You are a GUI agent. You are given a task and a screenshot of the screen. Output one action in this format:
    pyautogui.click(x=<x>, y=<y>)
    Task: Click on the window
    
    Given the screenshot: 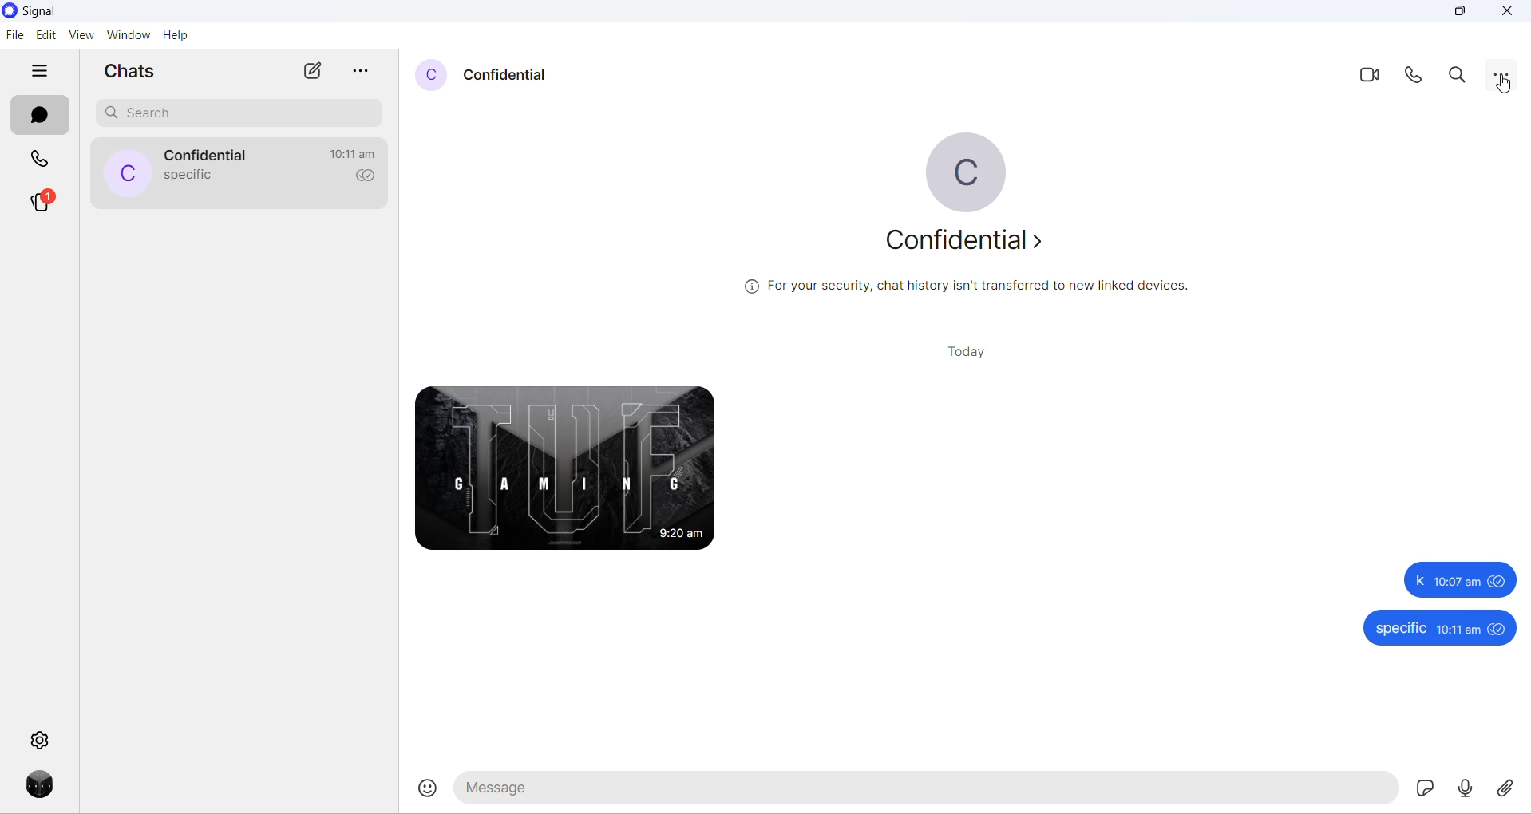 What is the action you would take?
    pyautogui.click(x=127, y=35)
    